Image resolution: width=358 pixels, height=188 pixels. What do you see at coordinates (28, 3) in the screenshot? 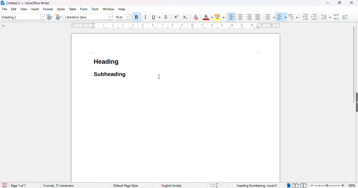
I see `title` at bounding box center [28, 3].